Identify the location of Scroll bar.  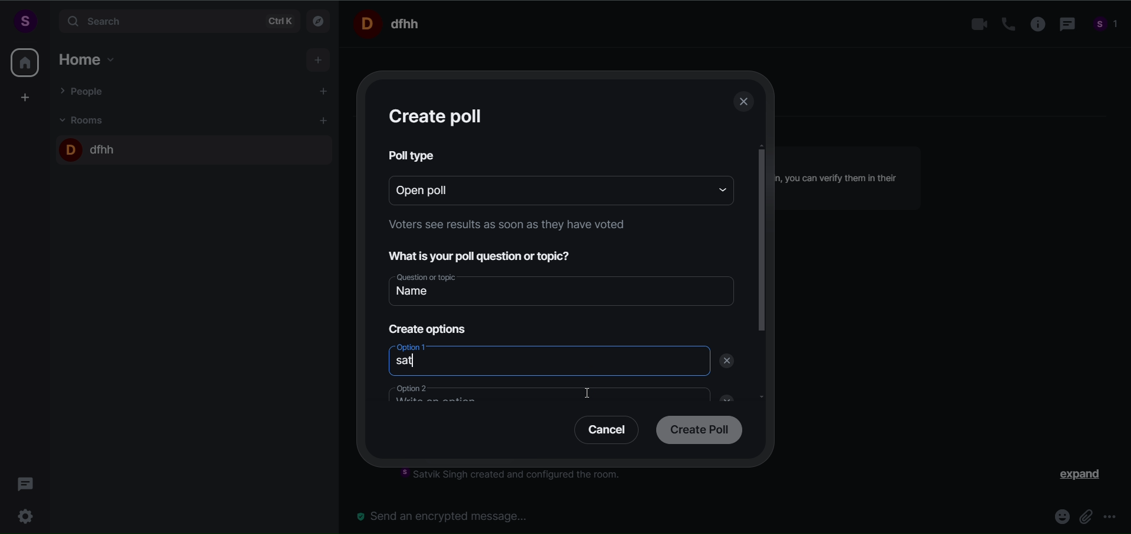
(762, 297).